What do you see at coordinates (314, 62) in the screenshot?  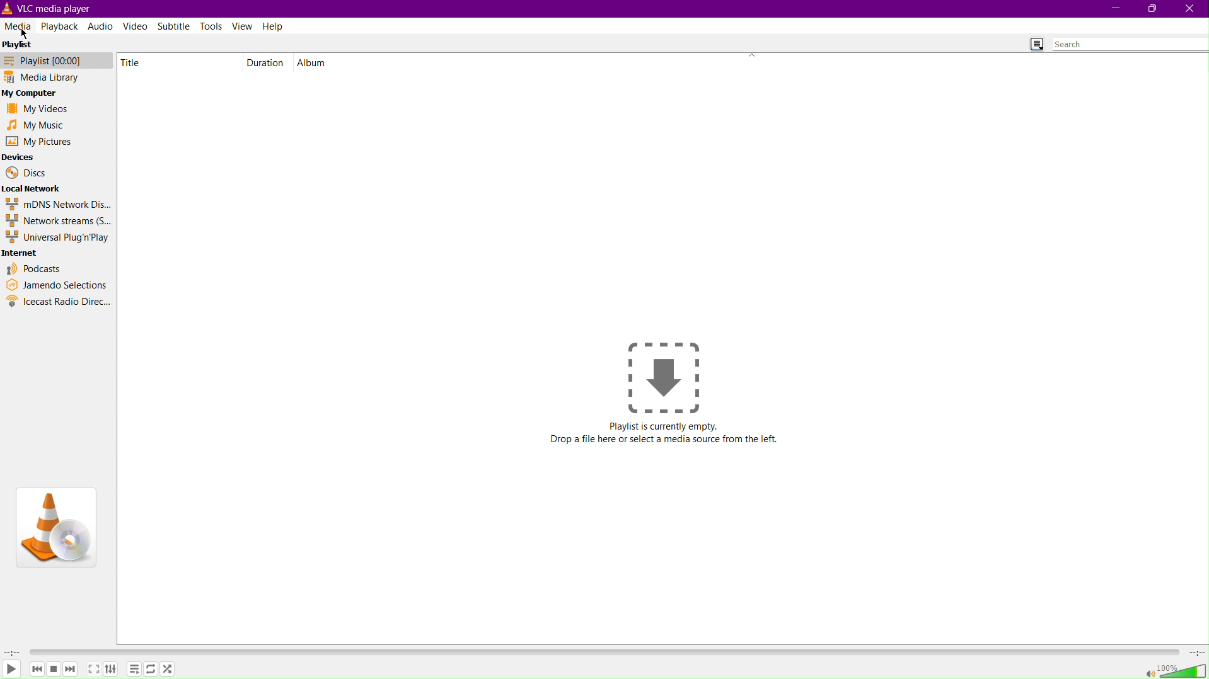 I see `Album` at bounding box center [314, 62].